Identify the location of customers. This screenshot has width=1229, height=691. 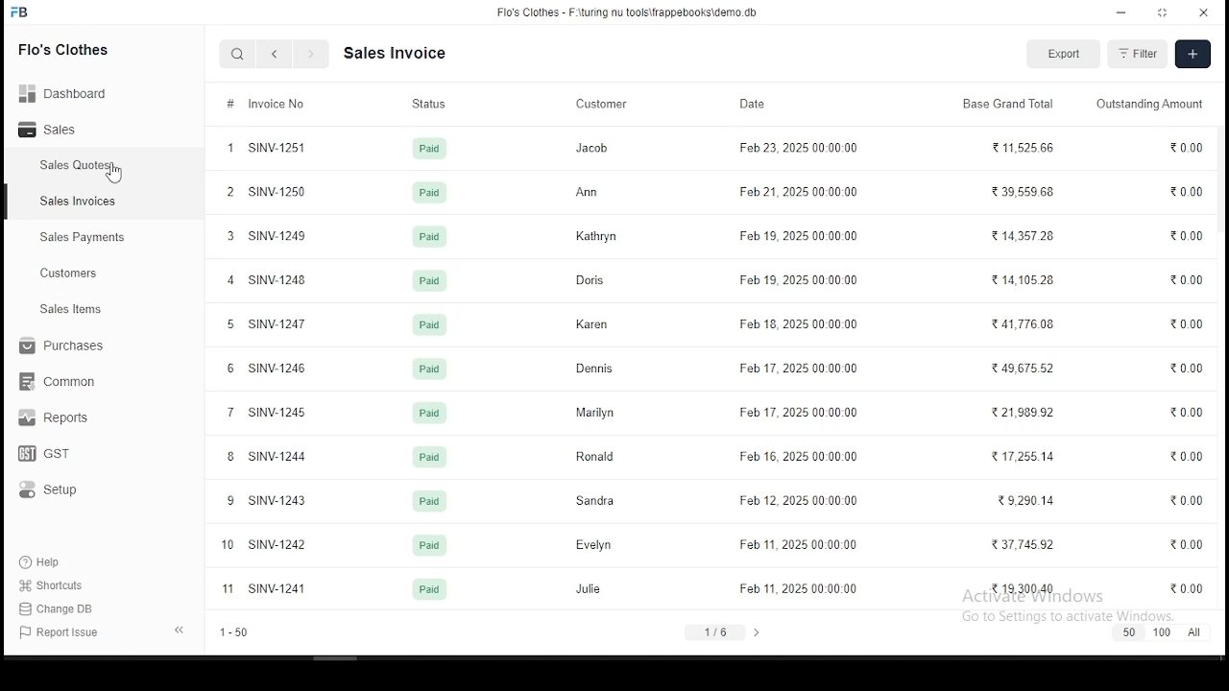
(72, 274).